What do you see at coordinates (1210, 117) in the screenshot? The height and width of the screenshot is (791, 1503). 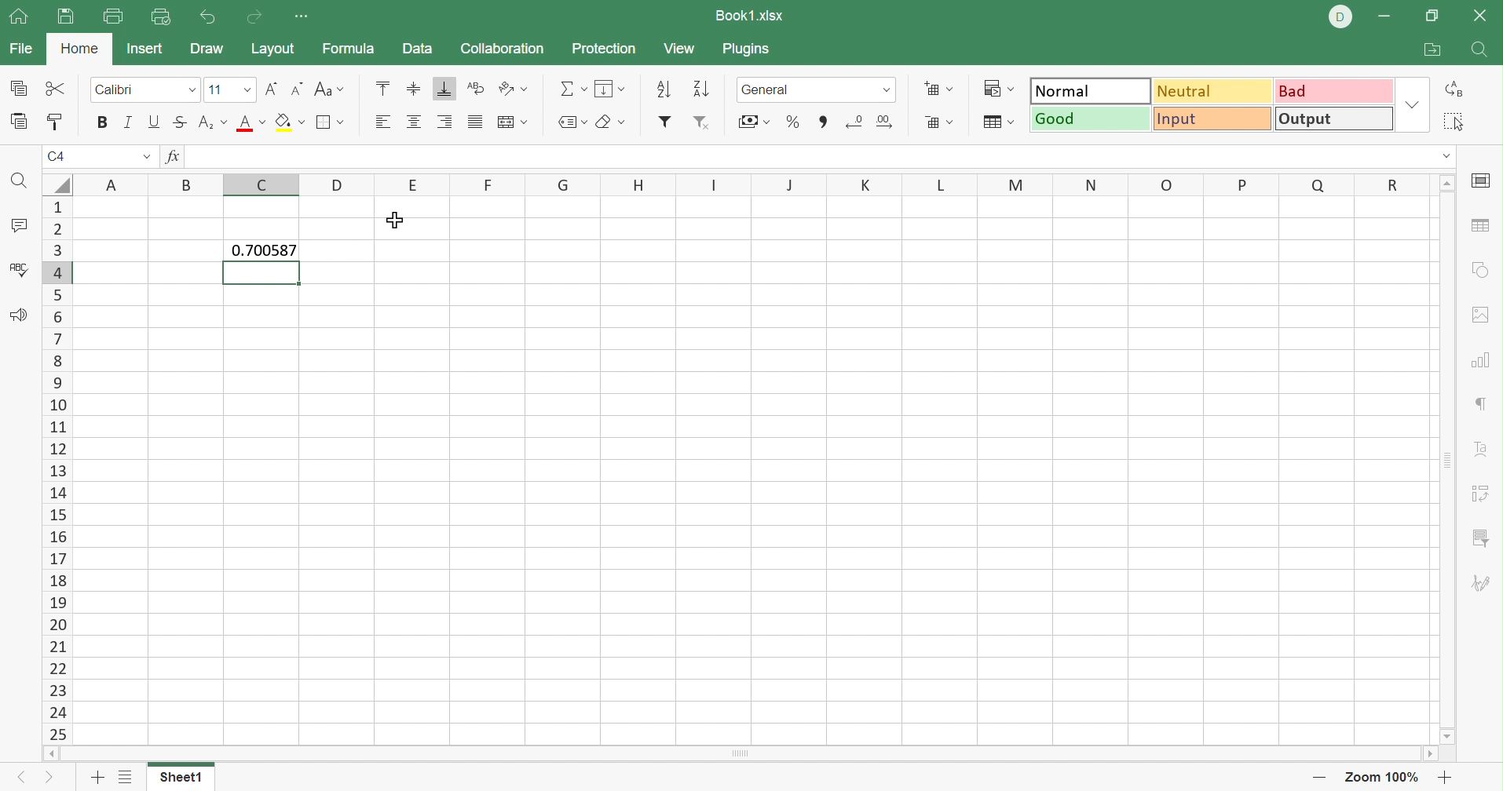 I see `Input` at bounding box center [1210, 117].